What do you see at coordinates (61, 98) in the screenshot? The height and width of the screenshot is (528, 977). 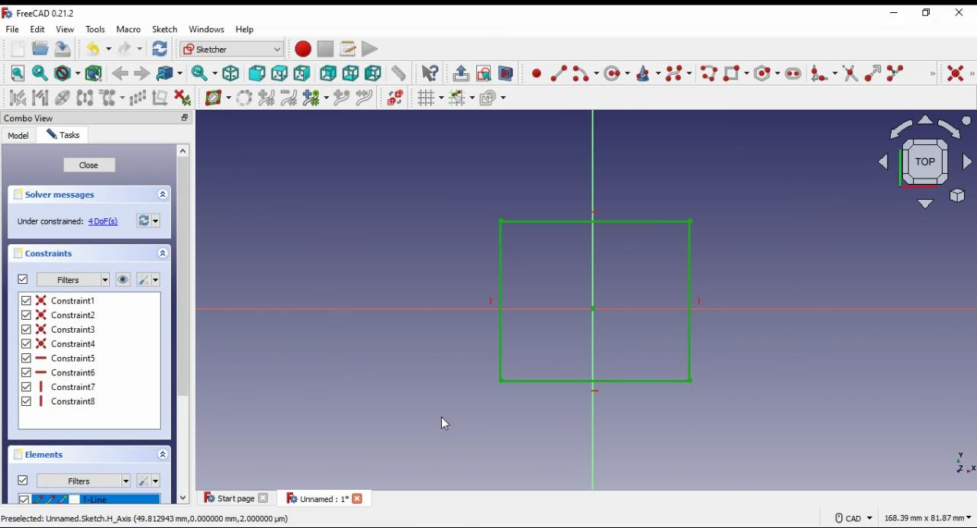 I see `show hide internal geometry` at bounding box center [61, 98].